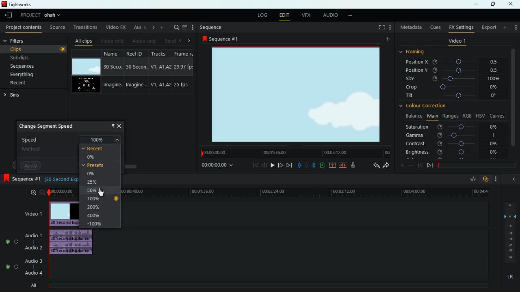 The width and height of the screenshot is (520, 292). I want to click on all, so click(32, 285).